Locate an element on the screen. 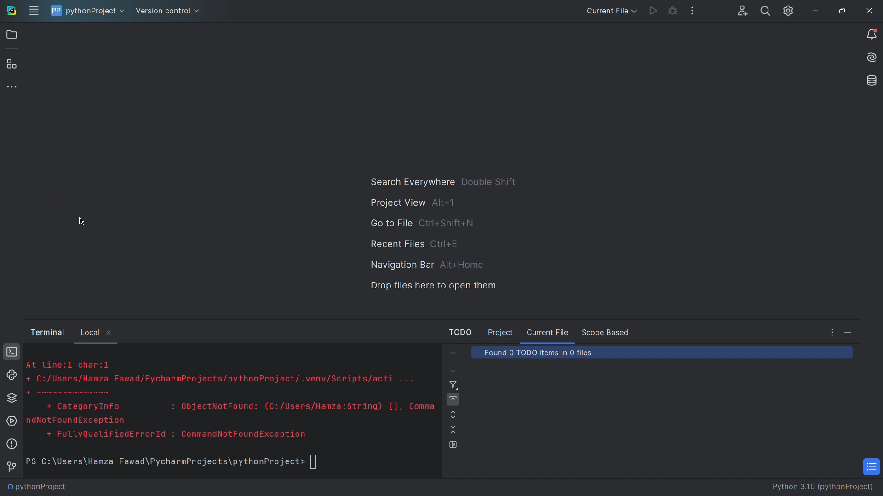 The height and width of the screenshot is (496, 883). Problems is located at coordinates (9, 445).